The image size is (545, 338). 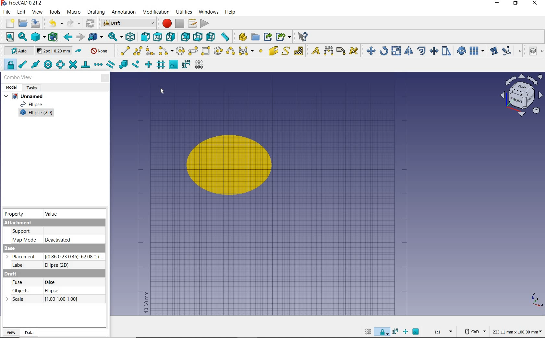 I want to click on attachment, so click(x=54, y=232).